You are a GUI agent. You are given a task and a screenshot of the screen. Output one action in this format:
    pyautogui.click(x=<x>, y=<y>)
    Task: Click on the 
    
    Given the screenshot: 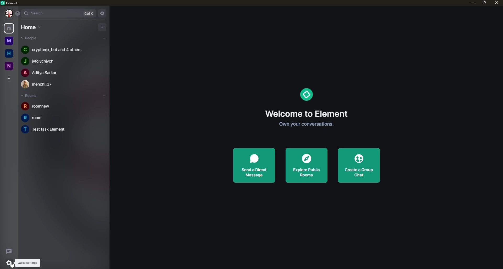 What is the action you would take?
    pyautogui.click(x=9, y=14)
    